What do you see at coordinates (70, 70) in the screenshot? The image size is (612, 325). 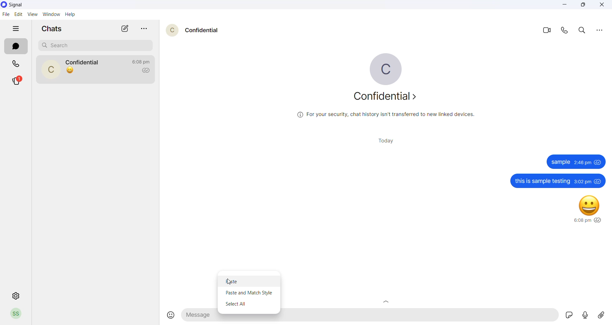 I see `last message` at bounding box center [70, 70].